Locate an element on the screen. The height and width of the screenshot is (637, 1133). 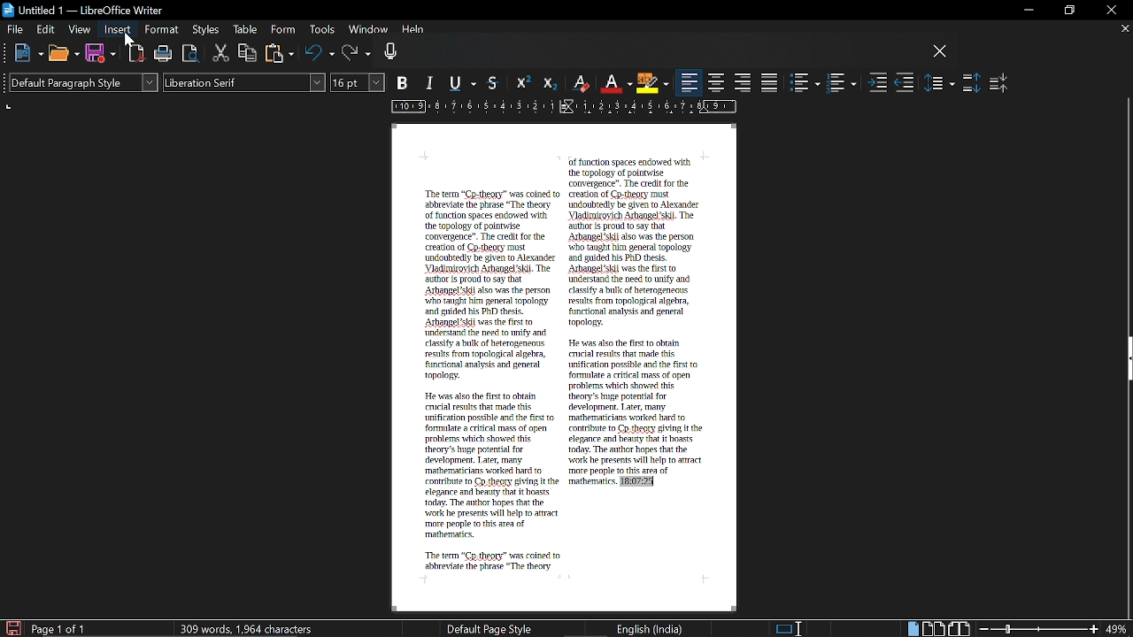
Current zoom is located at coordinates (1118, 629).